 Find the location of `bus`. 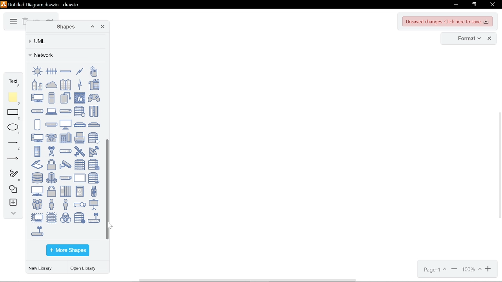

bus is located at coordinates (65, 71).